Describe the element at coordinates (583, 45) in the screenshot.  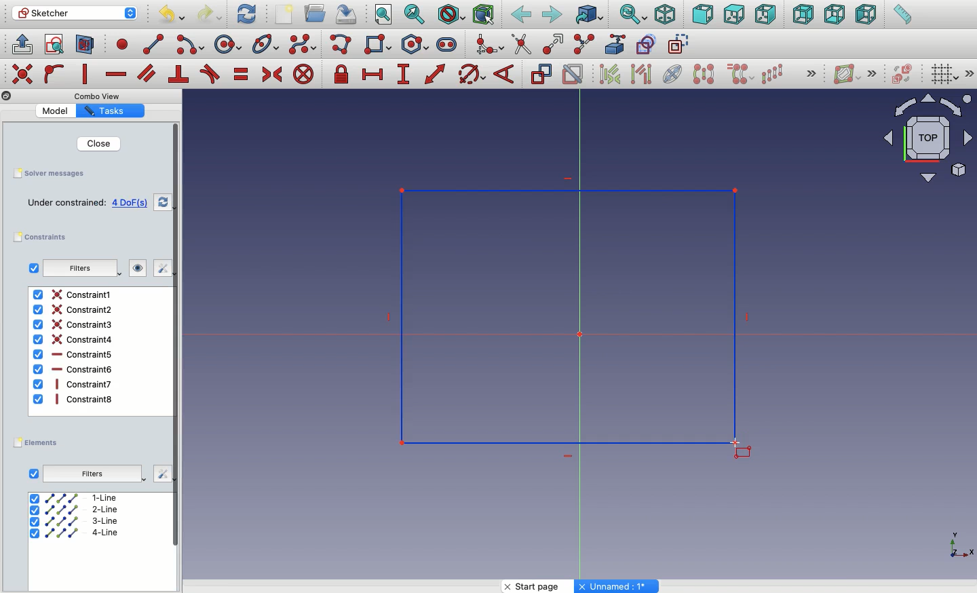
I see `Split edge` at that location.